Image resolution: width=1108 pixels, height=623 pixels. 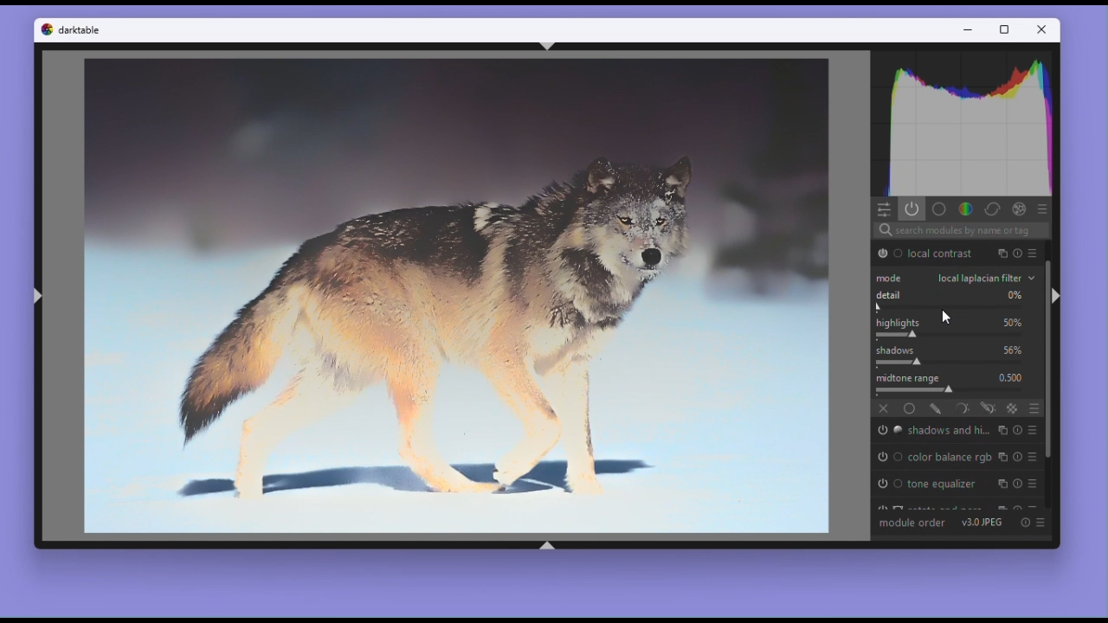 I want to click on maximize, so click(x=1006, y=30).